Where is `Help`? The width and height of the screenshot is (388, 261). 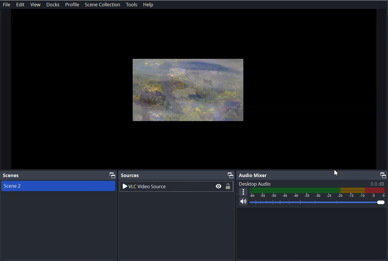
Help is located at coordinates (148, 5).